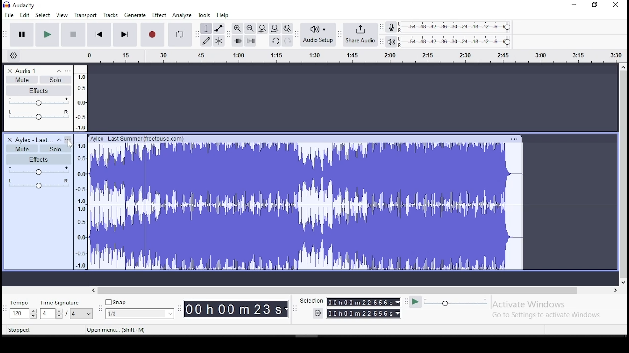 The width and height of the screenshot is (629, 353). Describe the element at coordinates (463, 41) in the screenshot. I see `playback level` at that location.